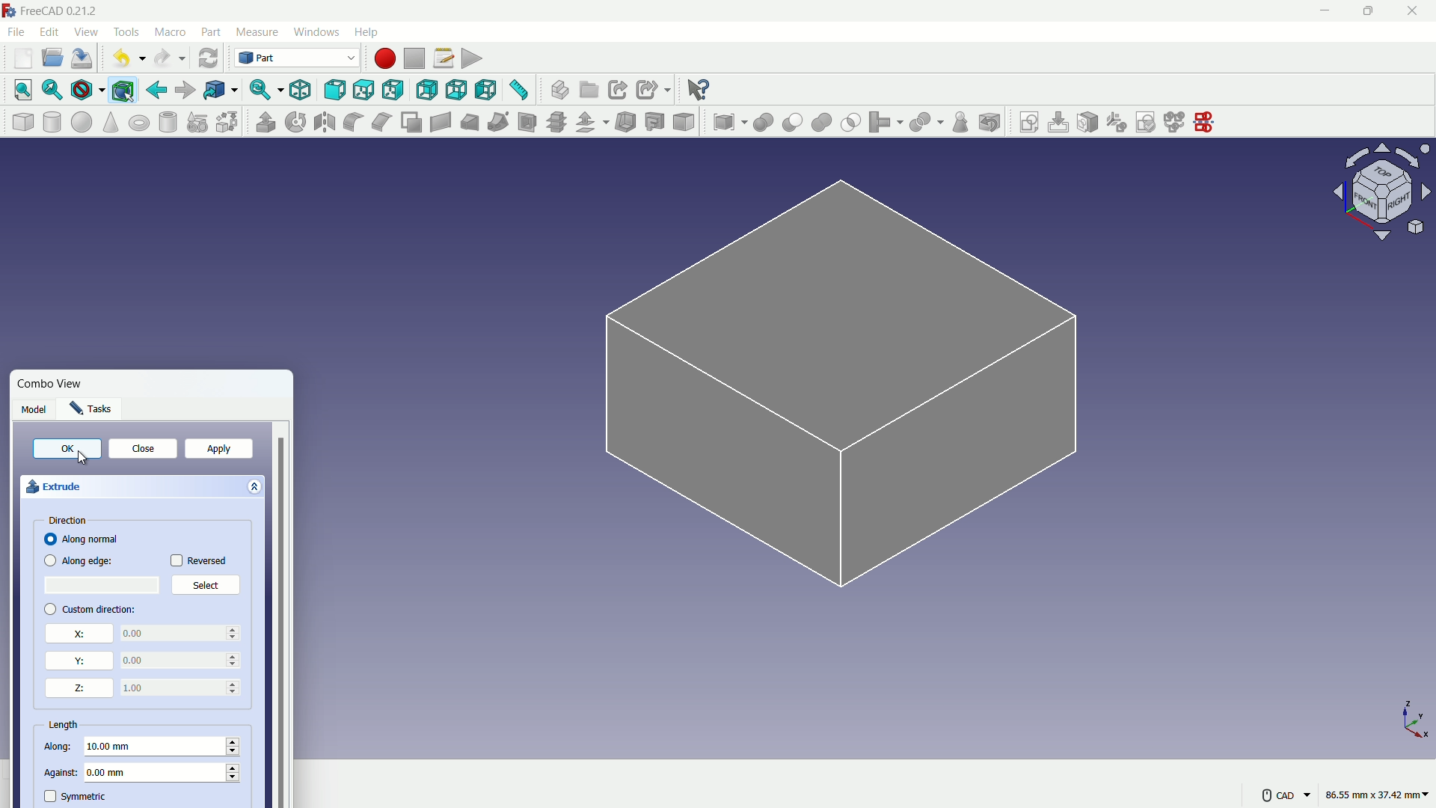 The image size is (1436, 808). I want to click on z direction, so click(77, 690).